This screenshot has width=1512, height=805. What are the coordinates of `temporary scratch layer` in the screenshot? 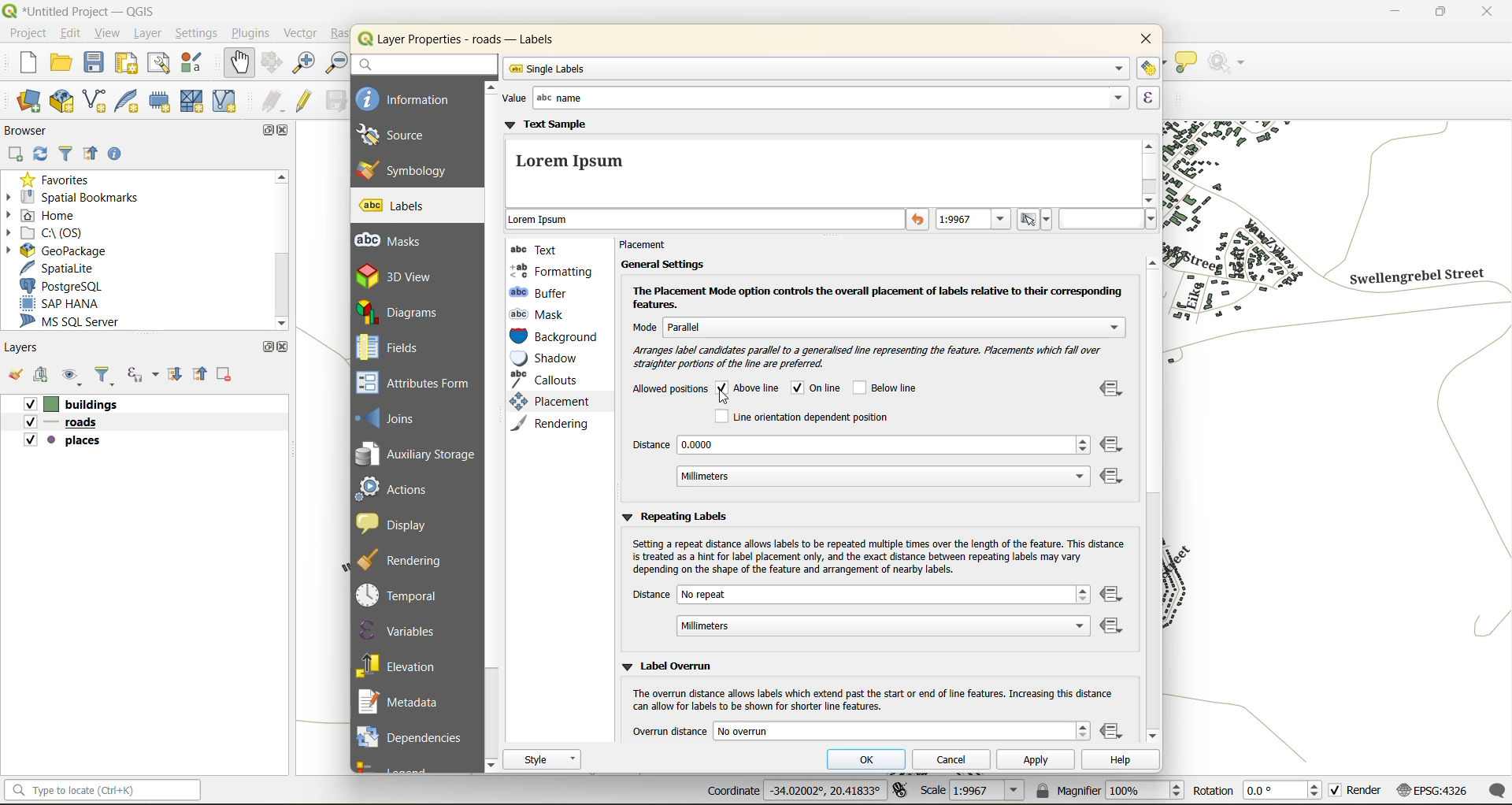 It's located at (161, 101).